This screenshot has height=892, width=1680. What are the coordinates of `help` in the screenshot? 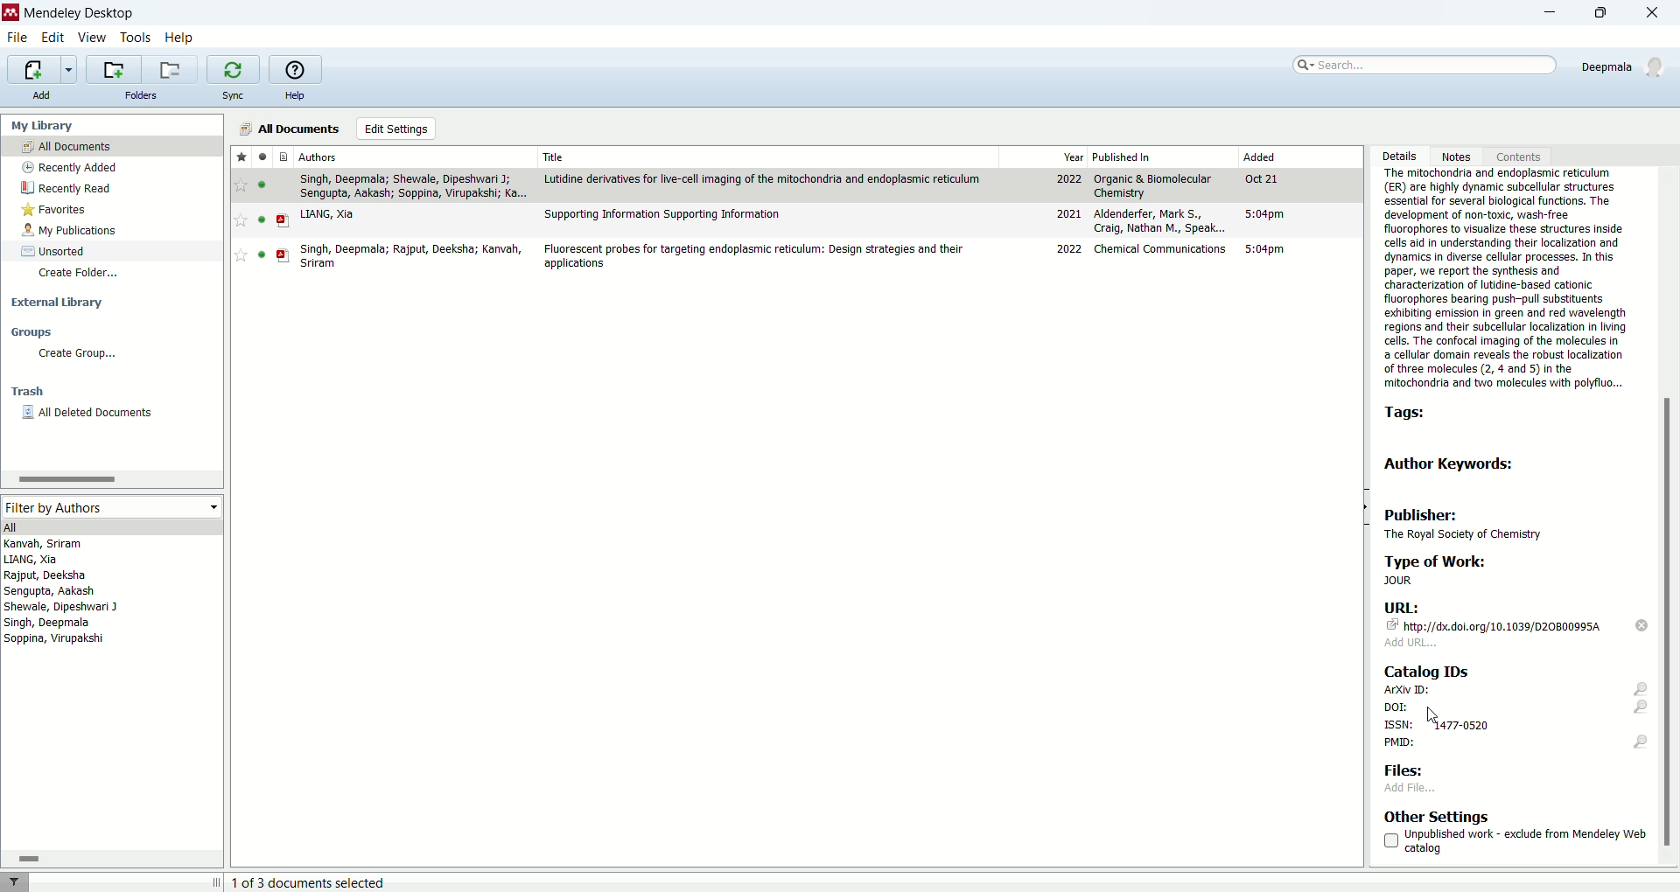 It's located at (294, 96).